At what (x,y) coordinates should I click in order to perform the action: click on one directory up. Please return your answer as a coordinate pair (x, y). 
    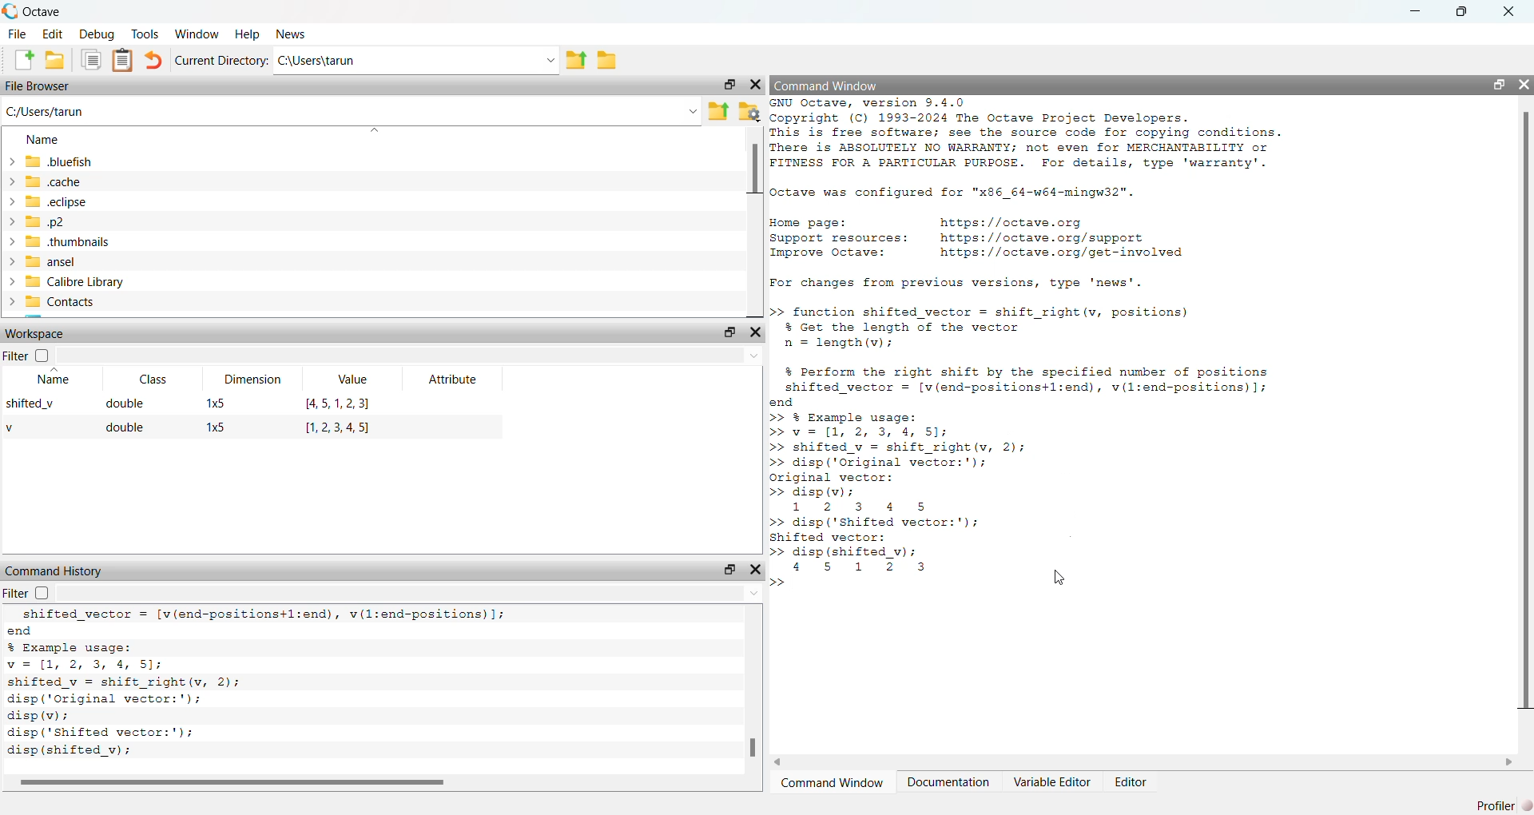
    Looking at the image, I should click on (718, 111).